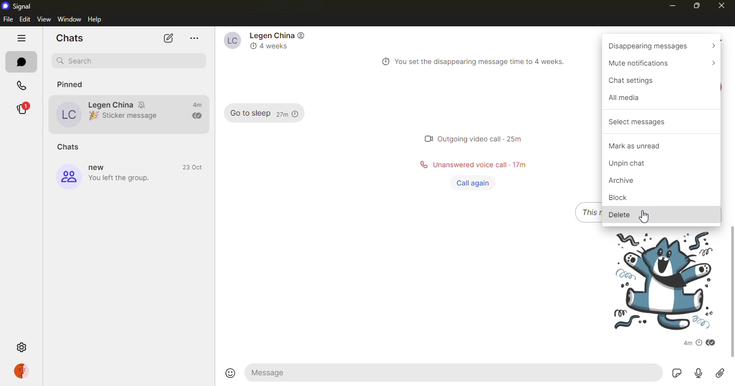  What do you see at coordinates (519, 164) in the screenshot?
I see `time` at bounding box center [519, 164].